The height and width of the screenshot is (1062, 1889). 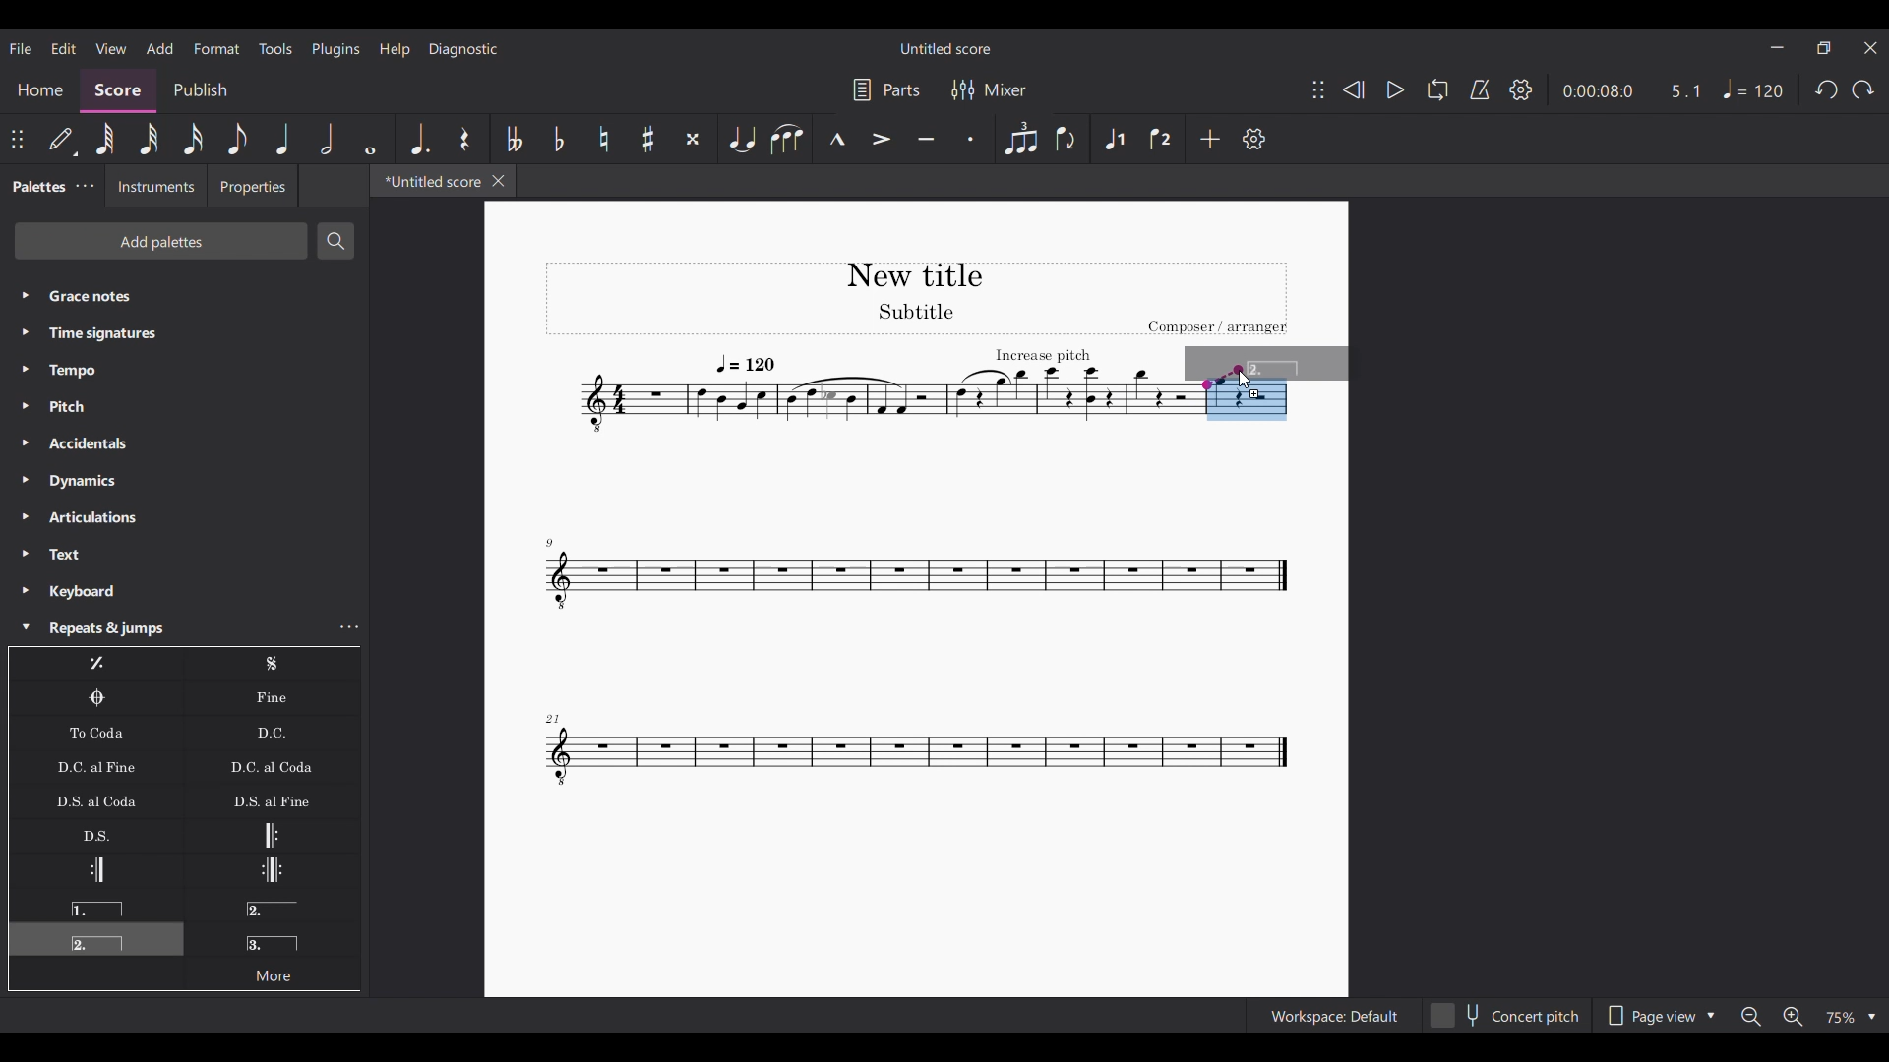 What do you see at coordinates (883, 140) in the screenshot?
I see `Accent` at bounding box center [883, 140].